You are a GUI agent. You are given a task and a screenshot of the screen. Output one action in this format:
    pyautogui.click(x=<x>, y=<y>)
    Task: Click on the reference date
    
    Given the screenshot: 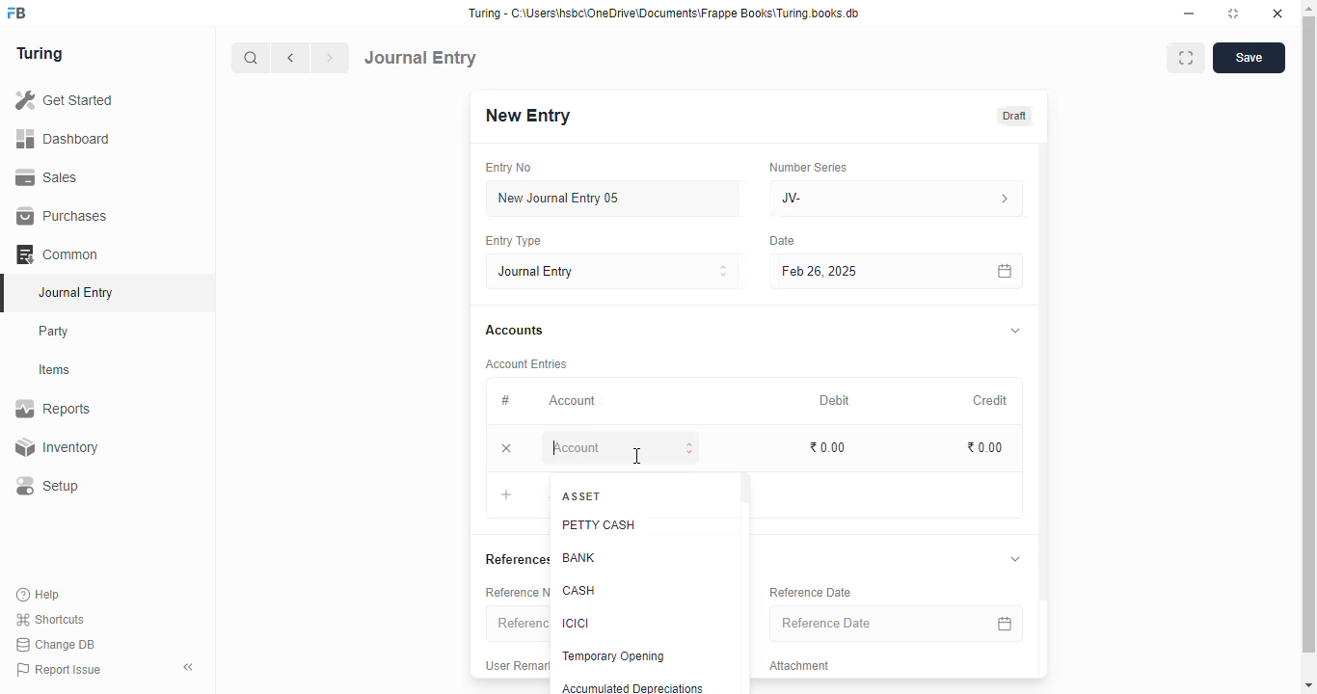 What is the action you would take?
    pyautogui.click(x=866, y=624)
    